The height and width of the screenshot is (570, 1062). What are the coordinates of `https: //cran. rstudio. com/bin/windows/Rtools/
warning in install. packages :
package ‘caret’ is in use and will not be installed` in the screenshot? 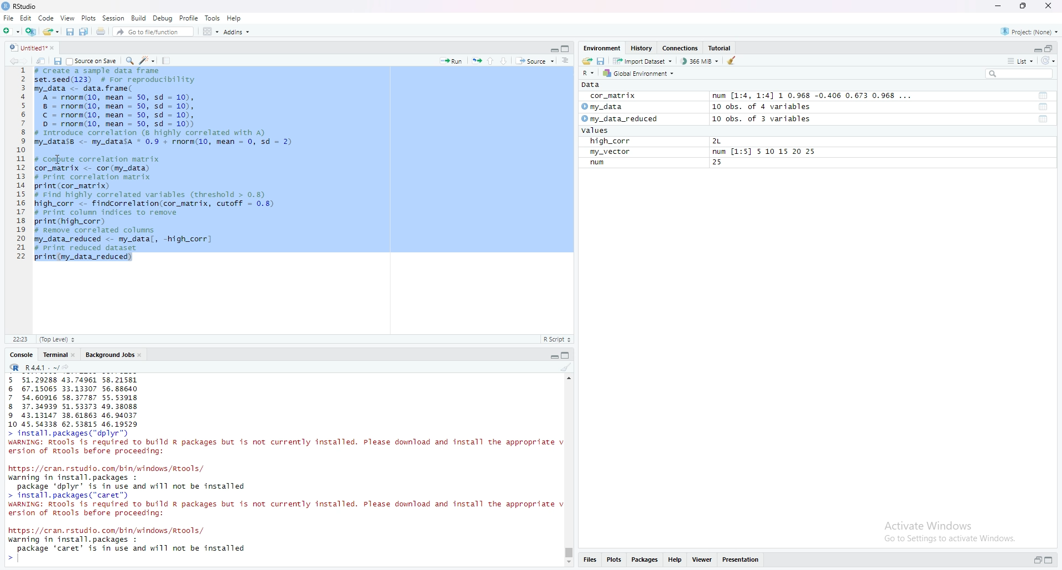 It's located at (129, 545).